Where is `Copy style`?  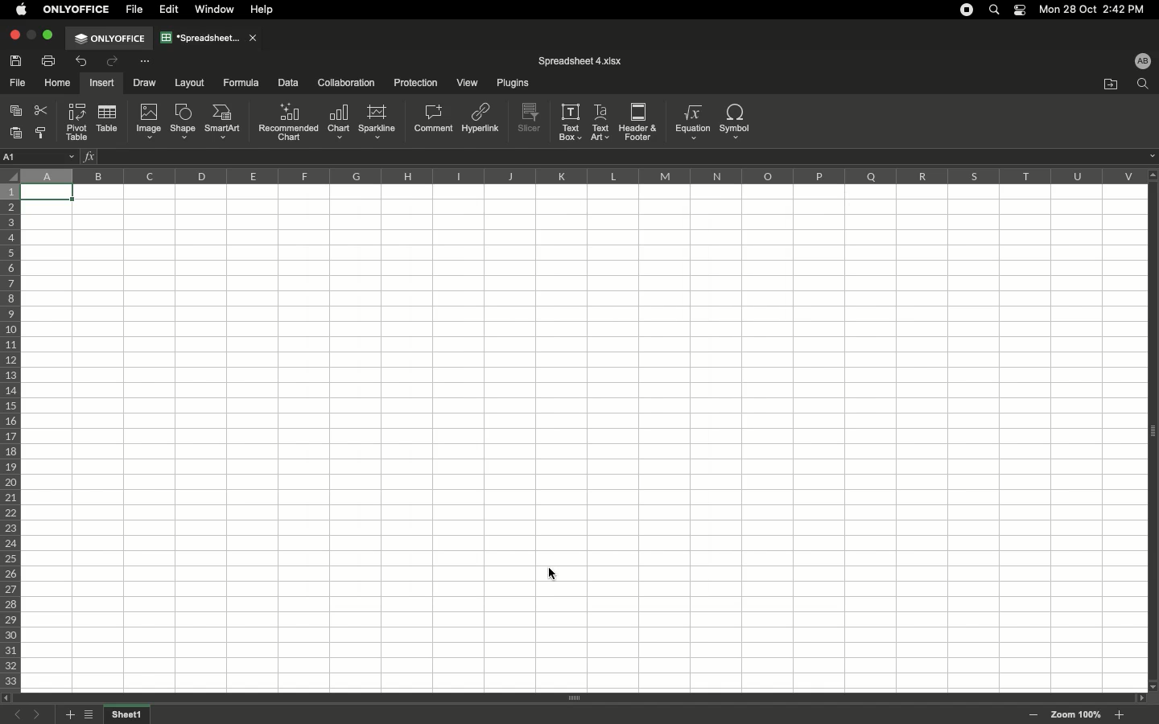 Copy style is located at coordinates (43, 134).